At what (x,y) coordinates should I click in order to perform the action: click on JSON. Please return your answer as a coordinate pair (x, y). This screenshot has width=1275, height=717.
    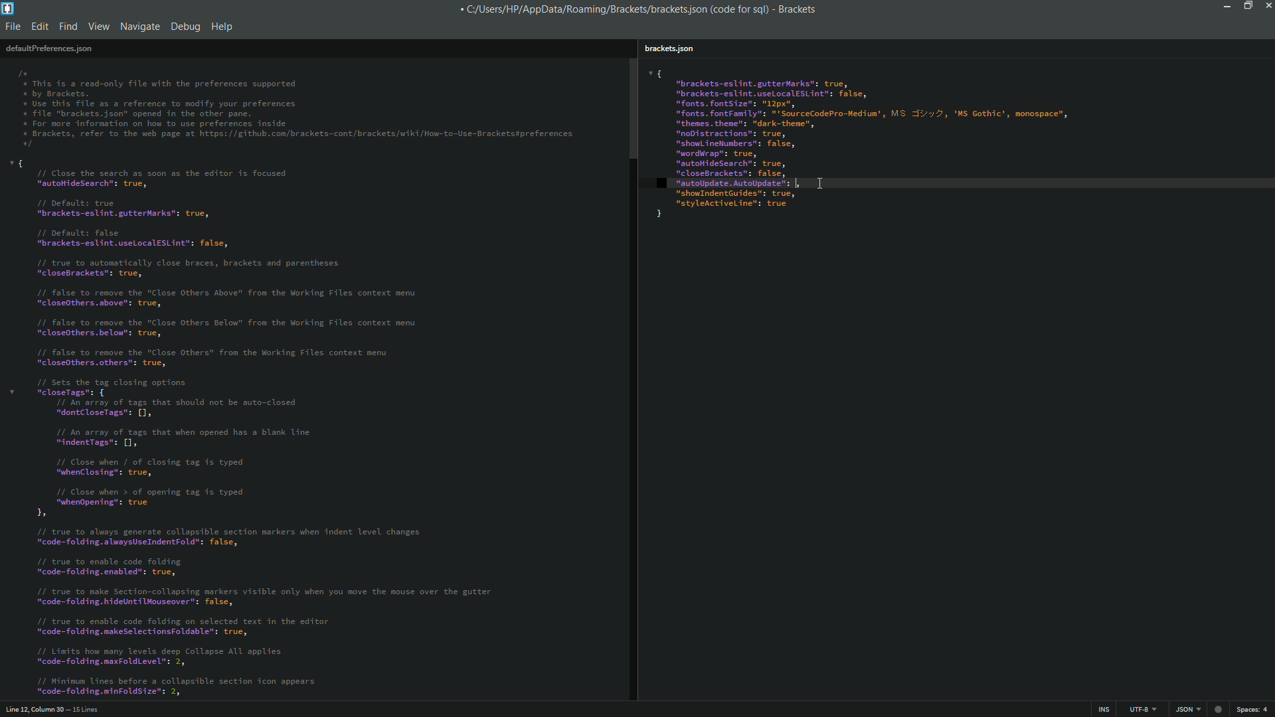
    Looking at the image, I should click on (1186, 709).